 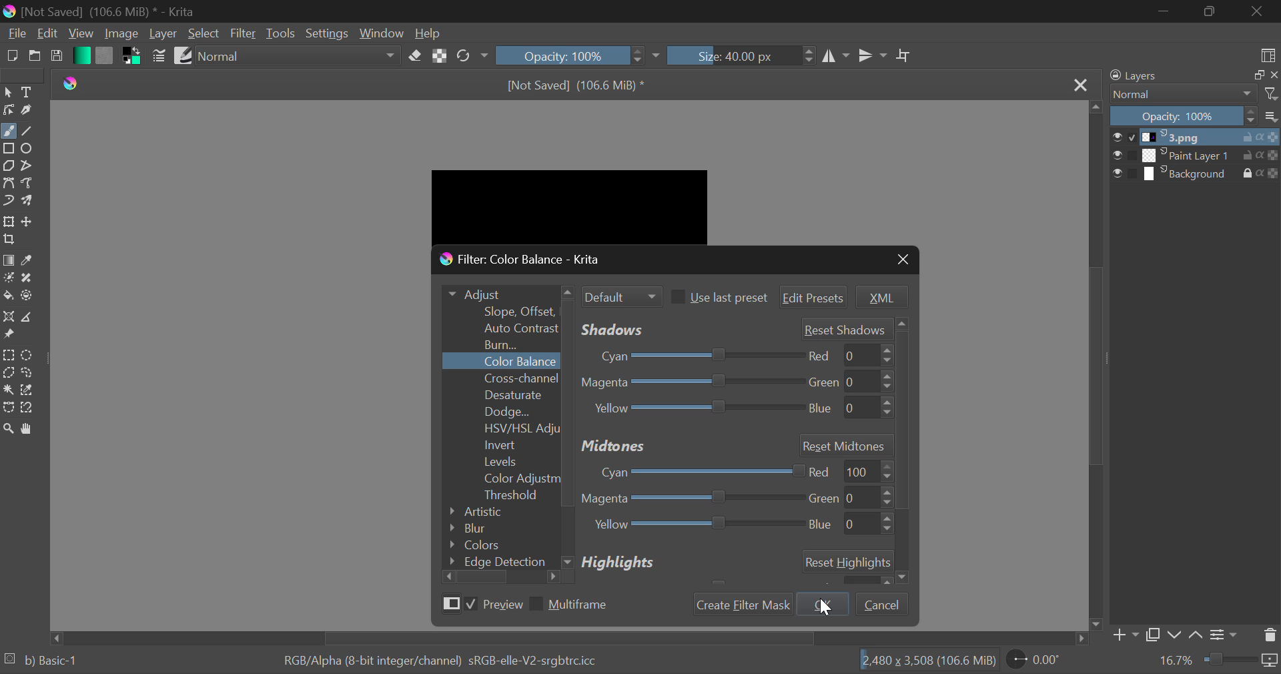 I want to click on Close, so click(x=1256, y=11).